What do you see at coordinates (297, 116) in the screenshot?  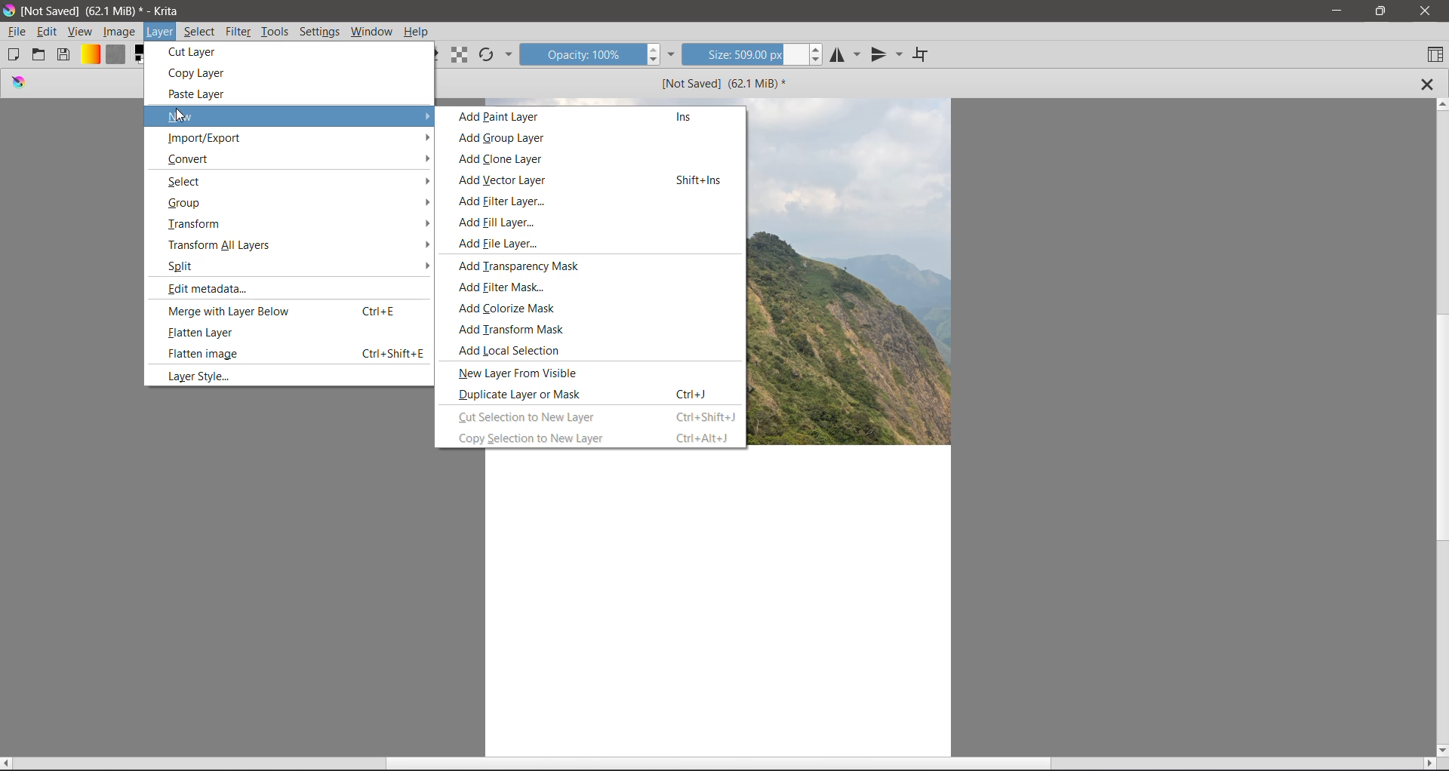 I see `New` at bounding box center [297, 116].